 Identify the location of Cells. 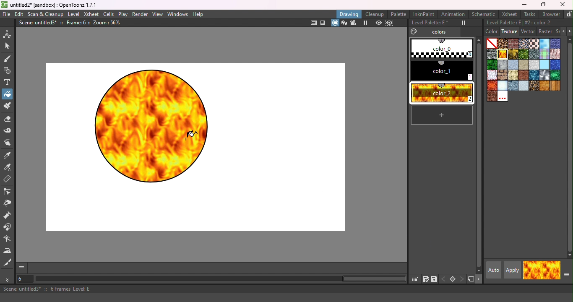
(108, 14).